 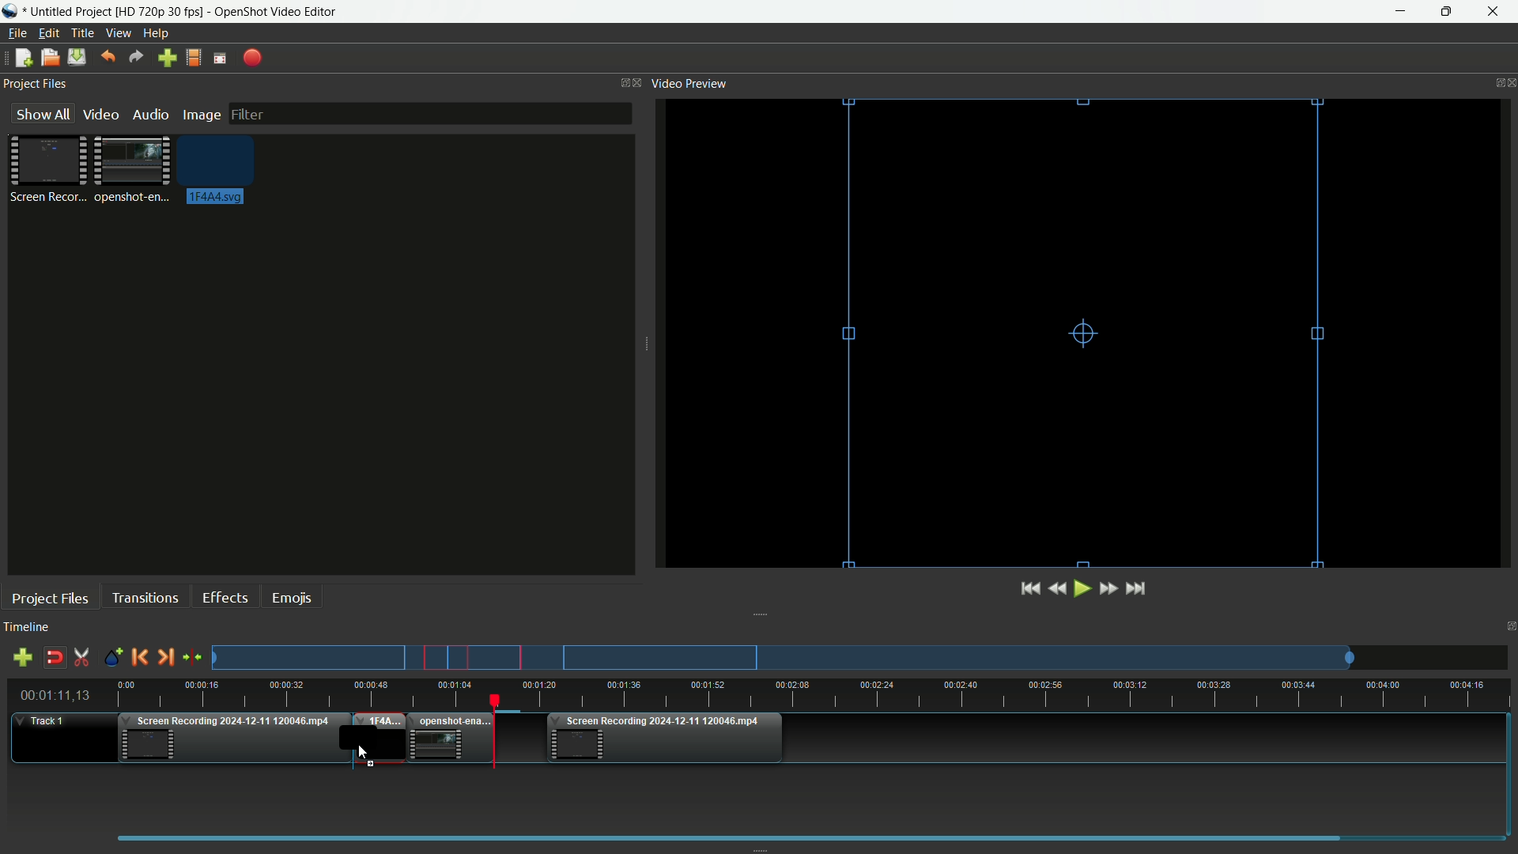 What do you see at coordinates (1446, 12) in the screenshot?
I see `maximize` at bounding box center [1446, 12].